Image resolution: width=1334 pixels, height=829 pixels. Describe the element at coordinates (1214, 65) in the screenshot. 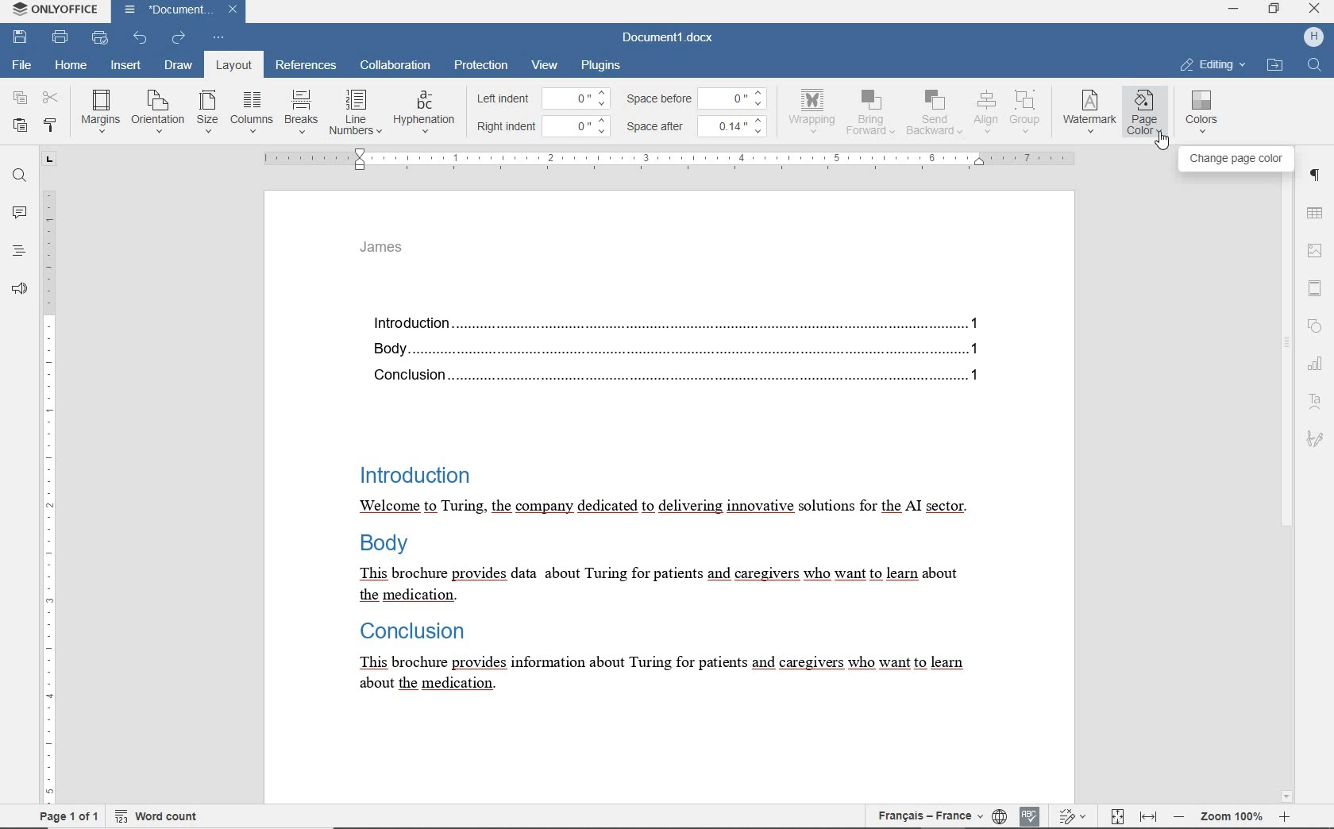

I see `EDITING` at that location.